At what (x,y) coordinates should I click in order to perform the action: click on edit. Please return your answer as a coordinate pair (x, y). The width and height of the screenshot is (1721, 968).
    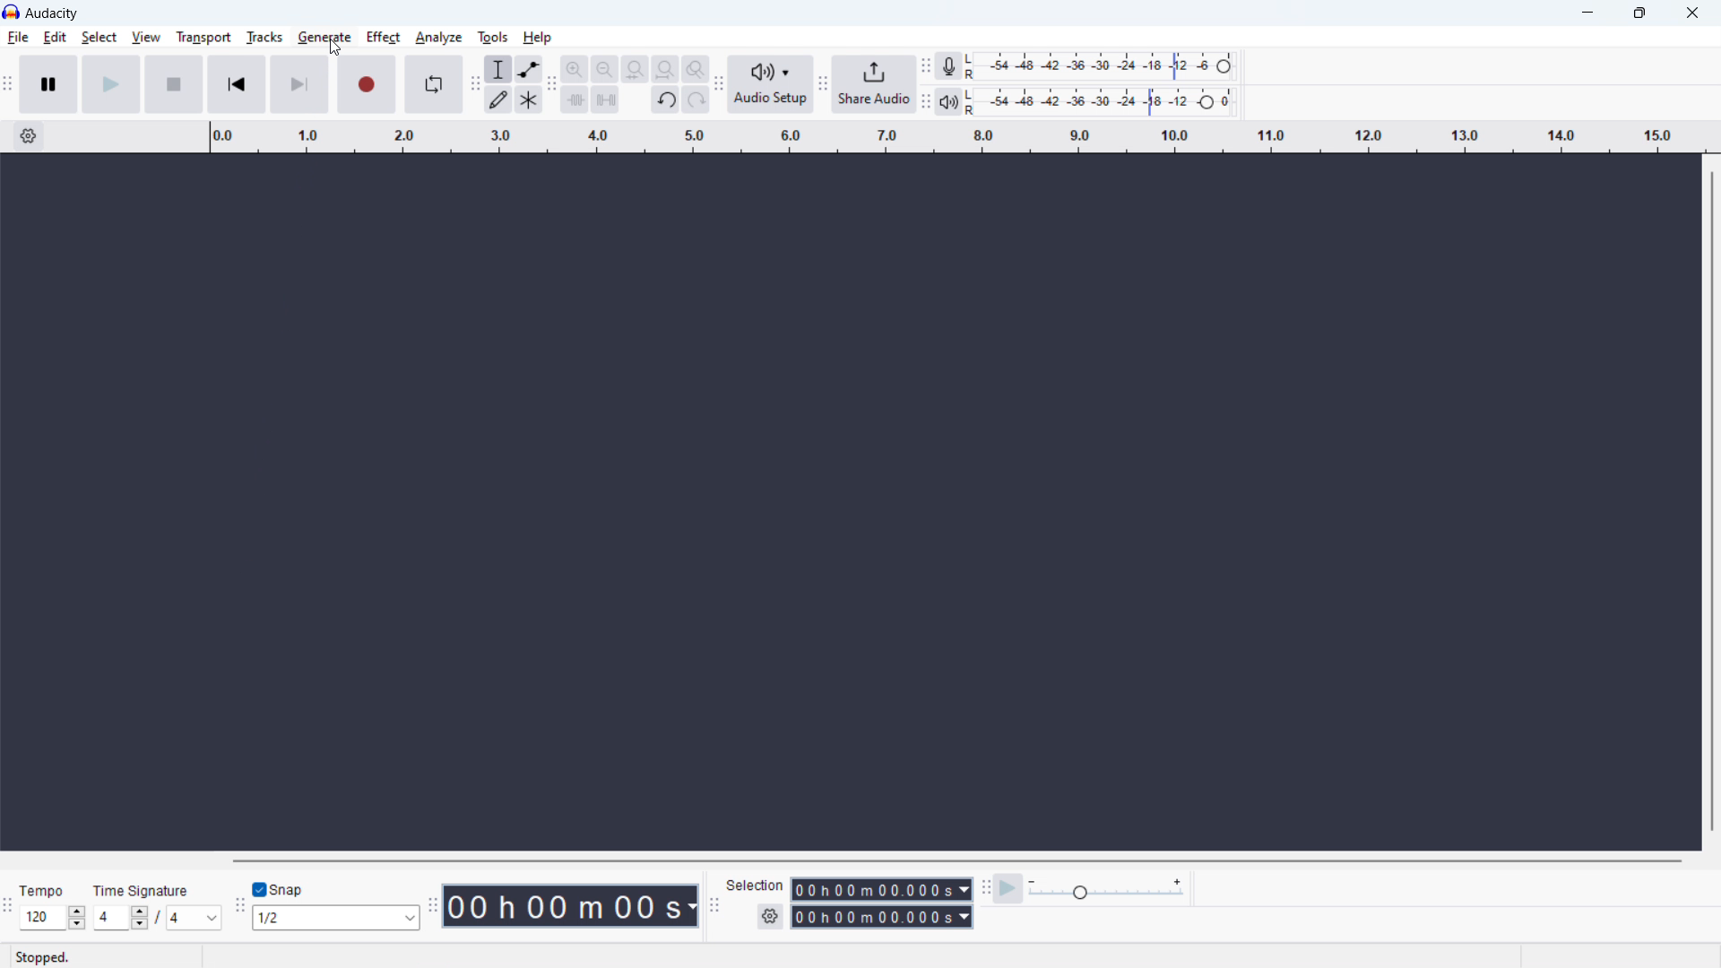
    Looking at the image, I should click on (55, 37).